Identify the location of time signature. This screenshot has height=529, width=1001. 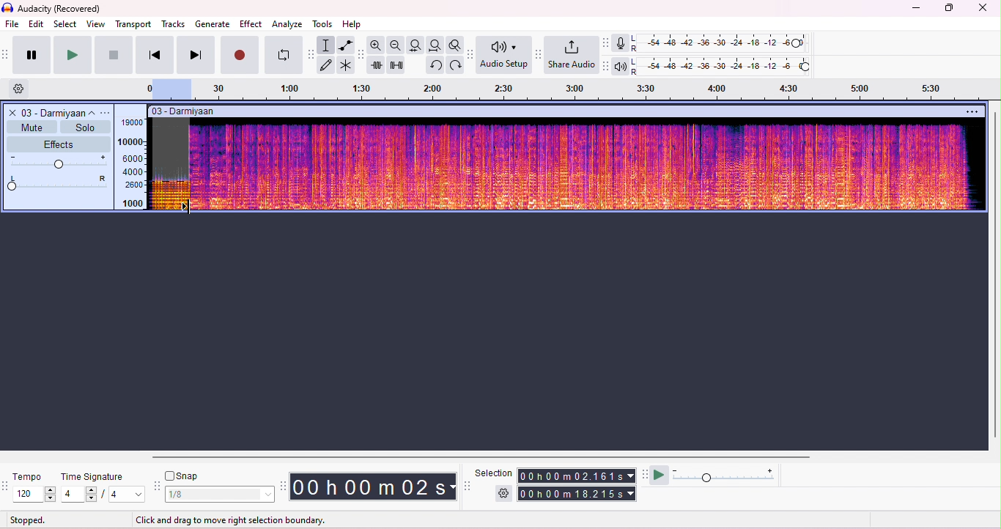
(91, 477).